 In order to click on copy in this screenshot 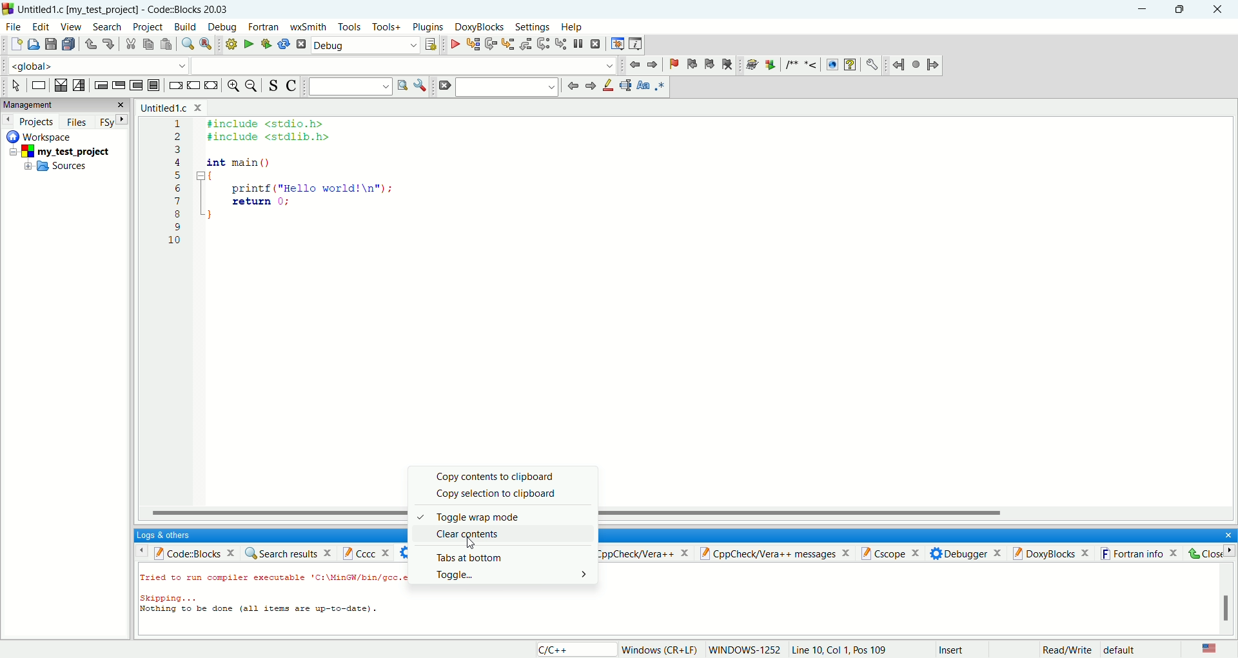, I will do `click(148, 45)`.